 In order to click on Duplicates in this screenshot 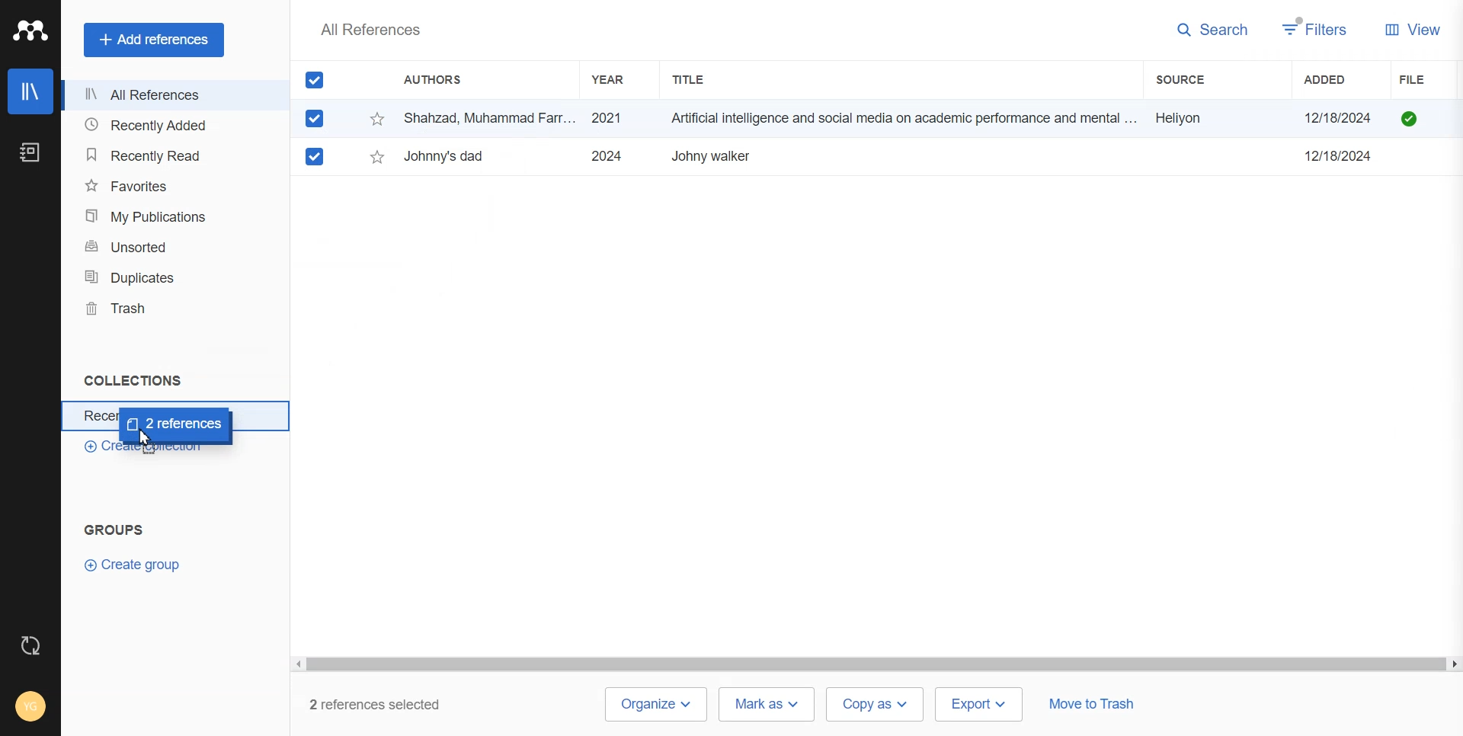, I will do `click(170, 277)`.